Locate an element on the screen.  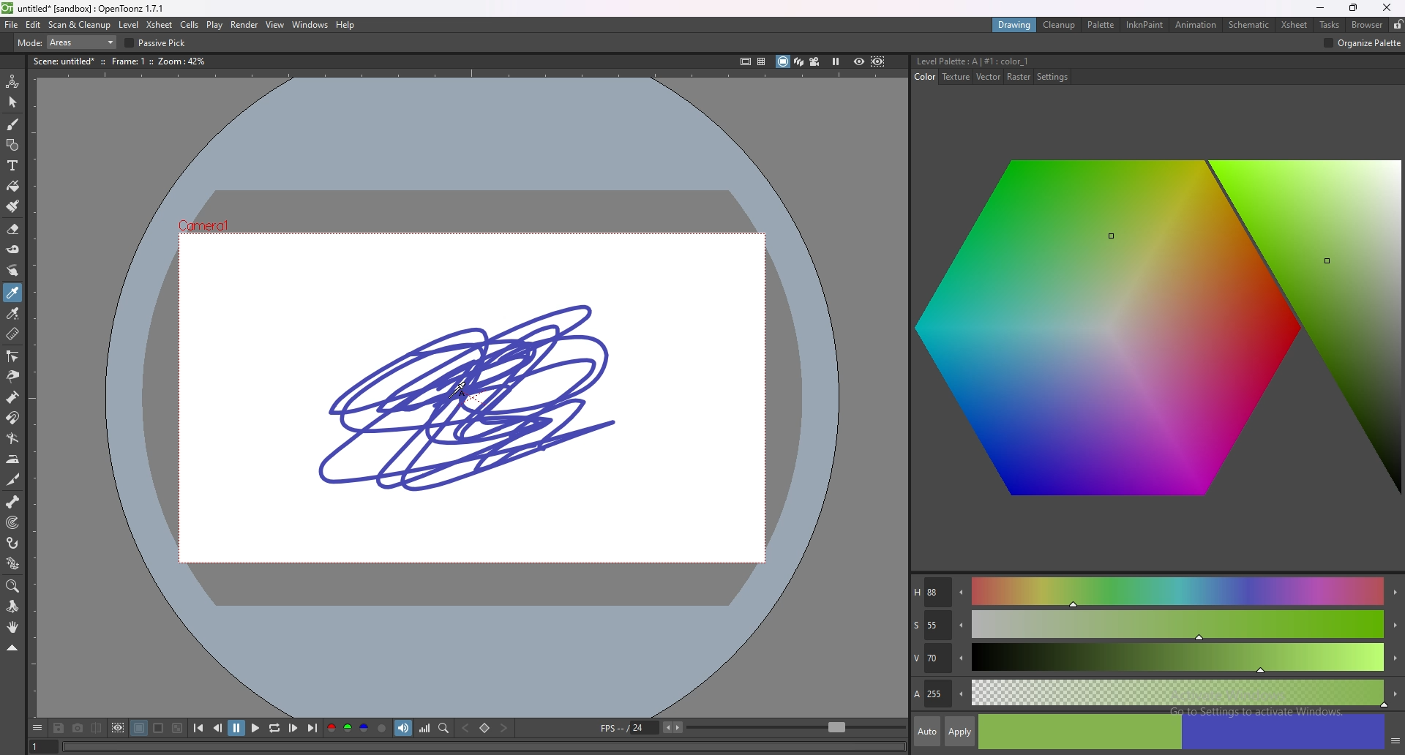
play is located at coordinates (214, 26).